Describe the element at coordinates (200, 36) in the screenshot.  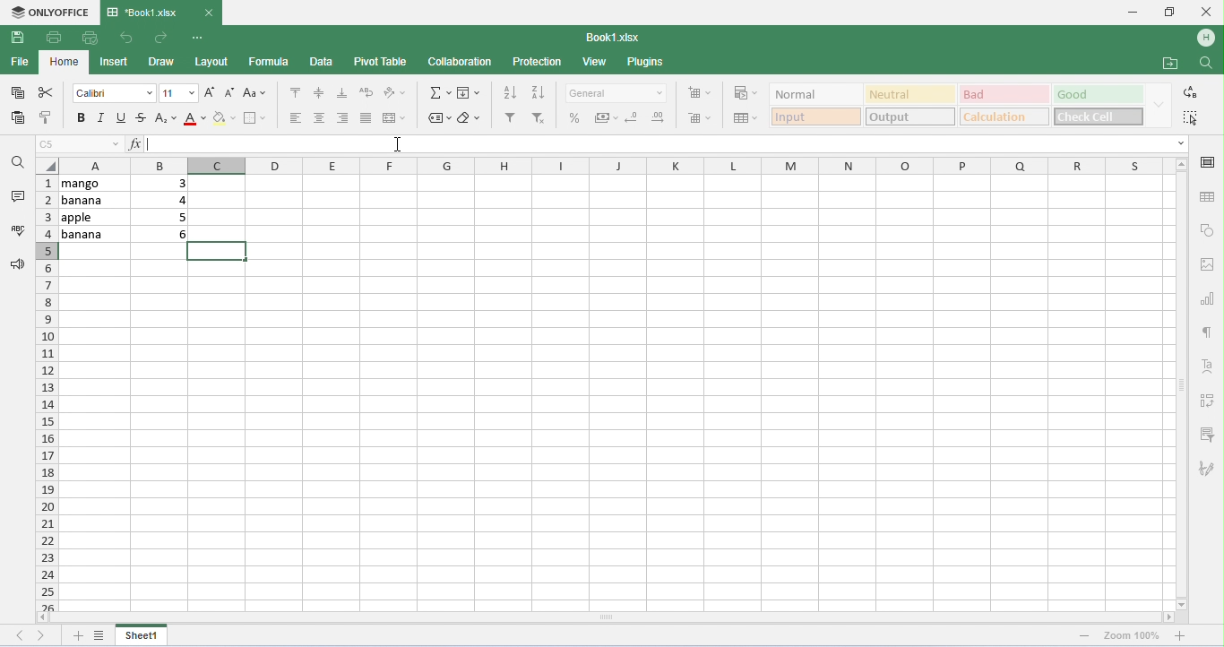
I see `customize quick access tool bar` at that location.